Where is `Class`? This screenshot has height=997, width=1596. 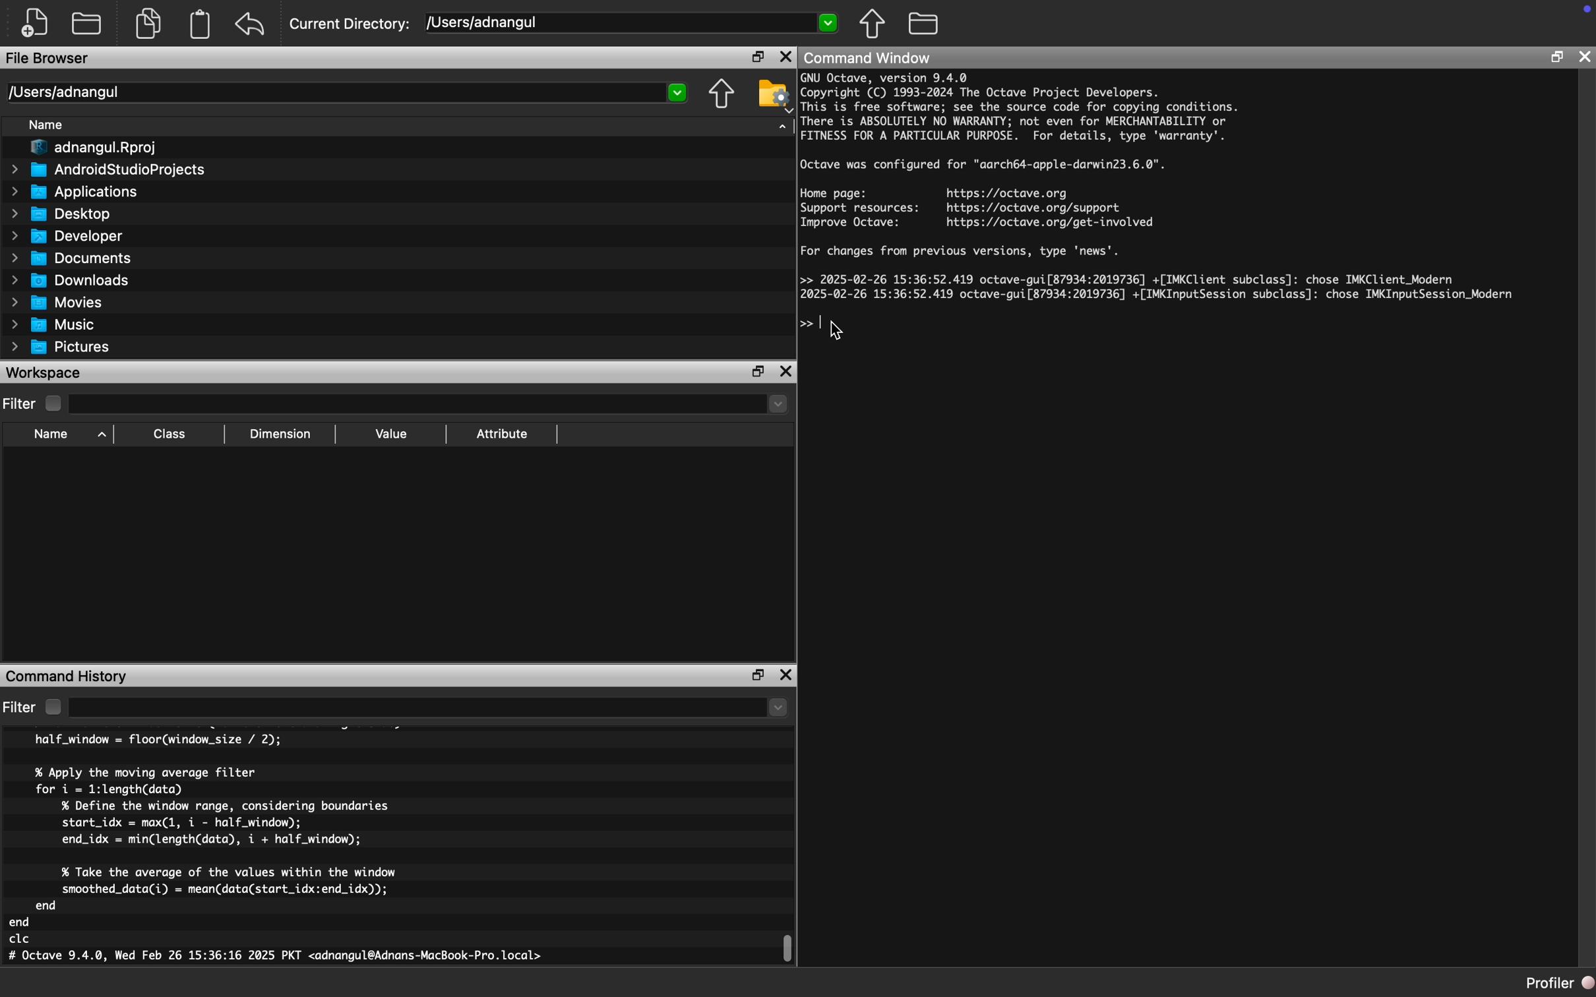
Class is located at coordinates (169, 435).